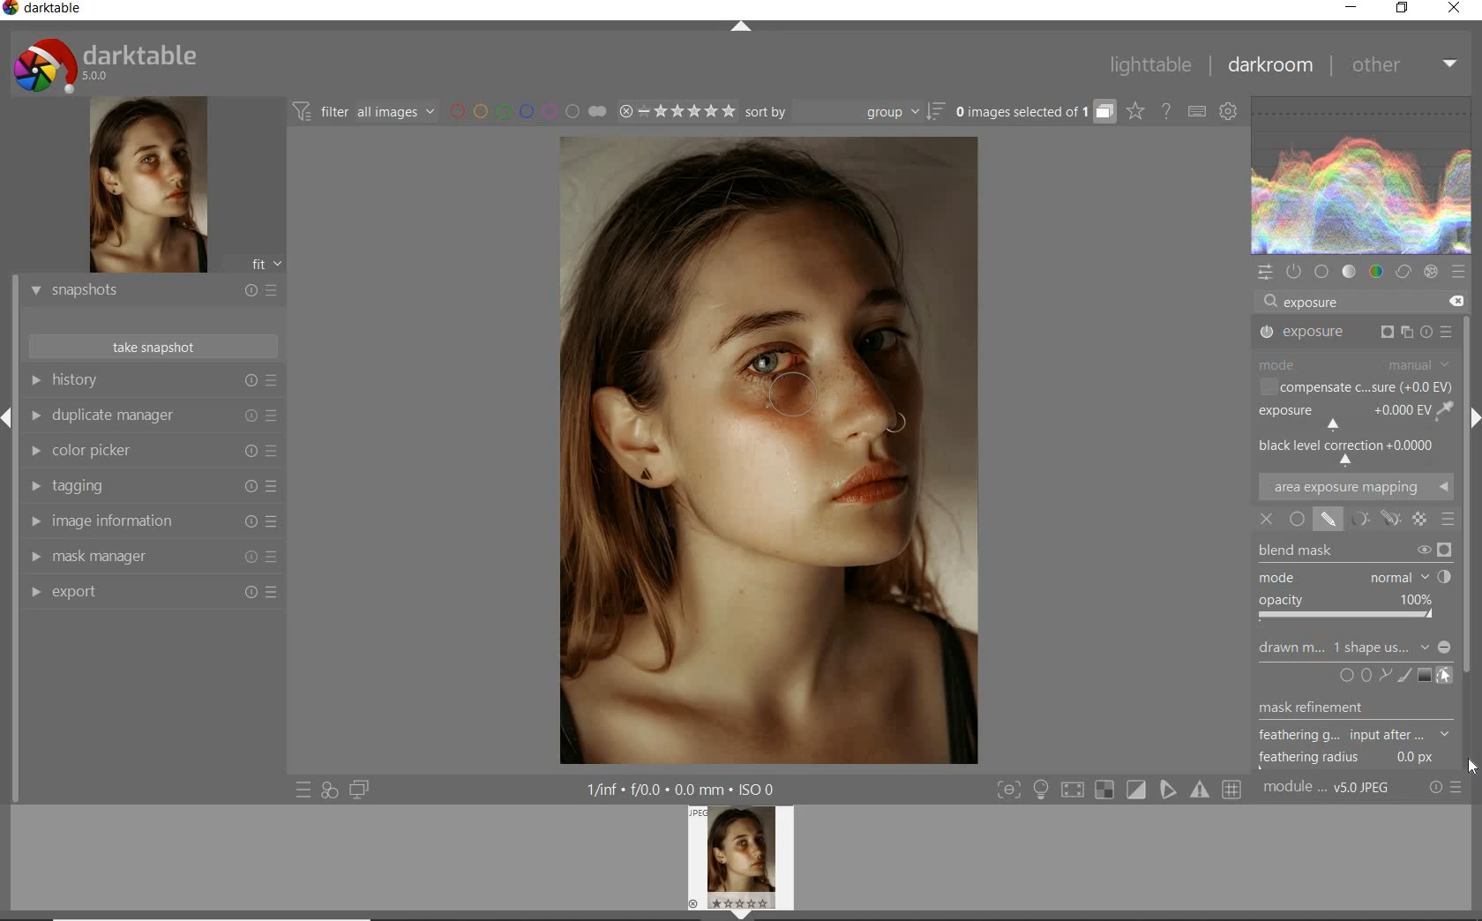 This screenshot has height=921, width=1482. Describe the element at coordinates (1297, 520) in the screenshot. I see `UNIFORMLY` at that location.